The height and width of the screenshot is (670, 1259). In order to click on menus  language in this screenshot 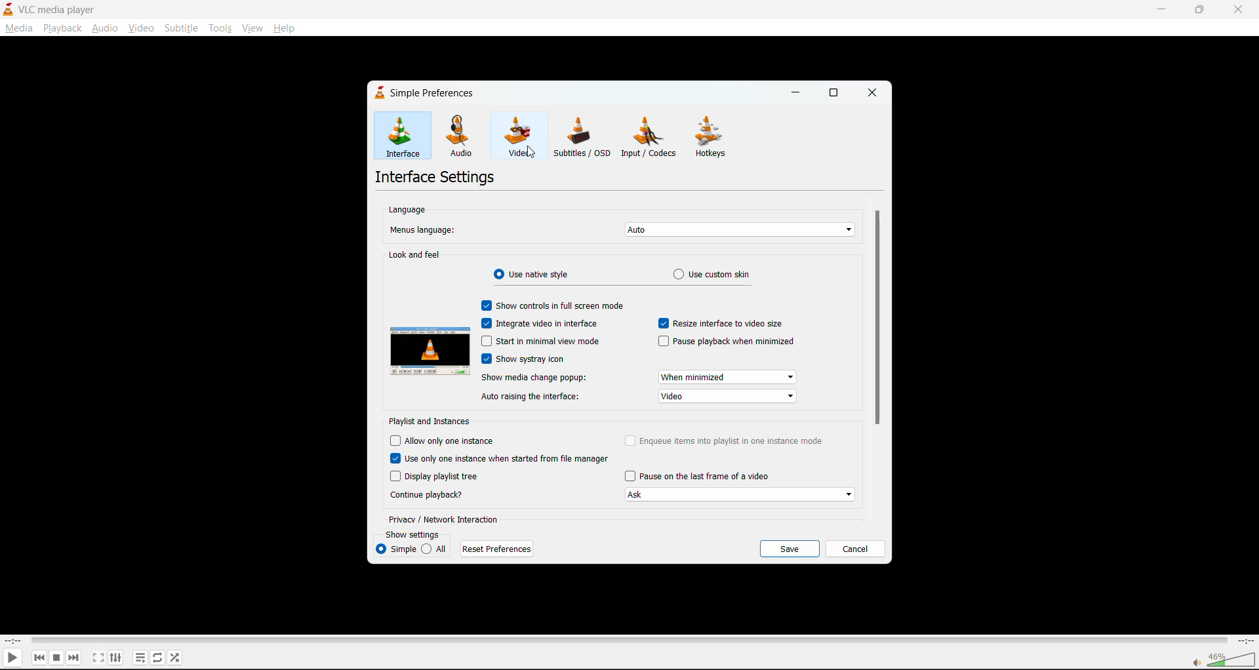, I will do `click(622, 229)`.